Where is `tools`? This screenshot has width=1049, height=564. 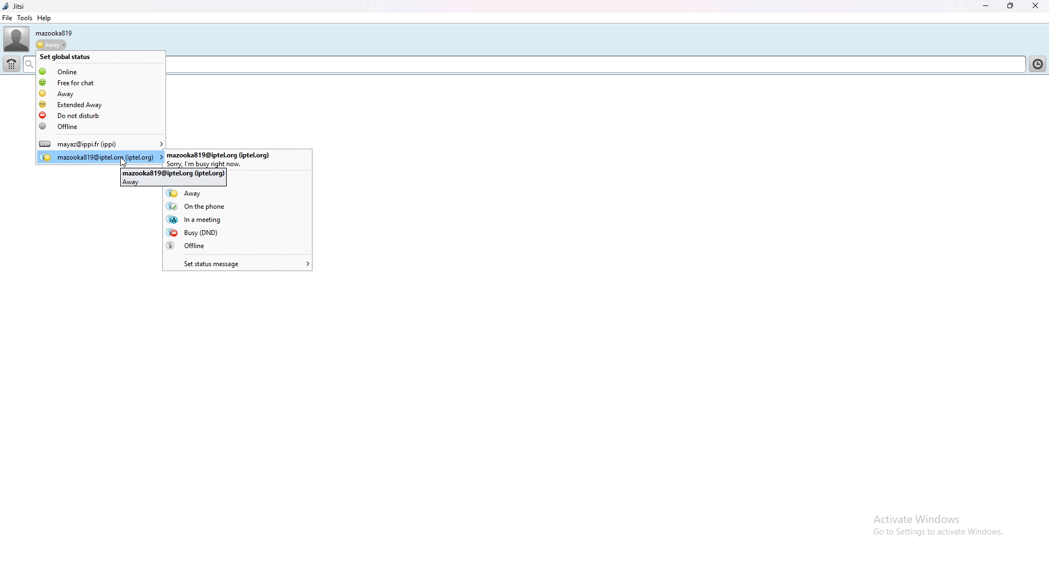 tools is located at coordinates (25, 17).